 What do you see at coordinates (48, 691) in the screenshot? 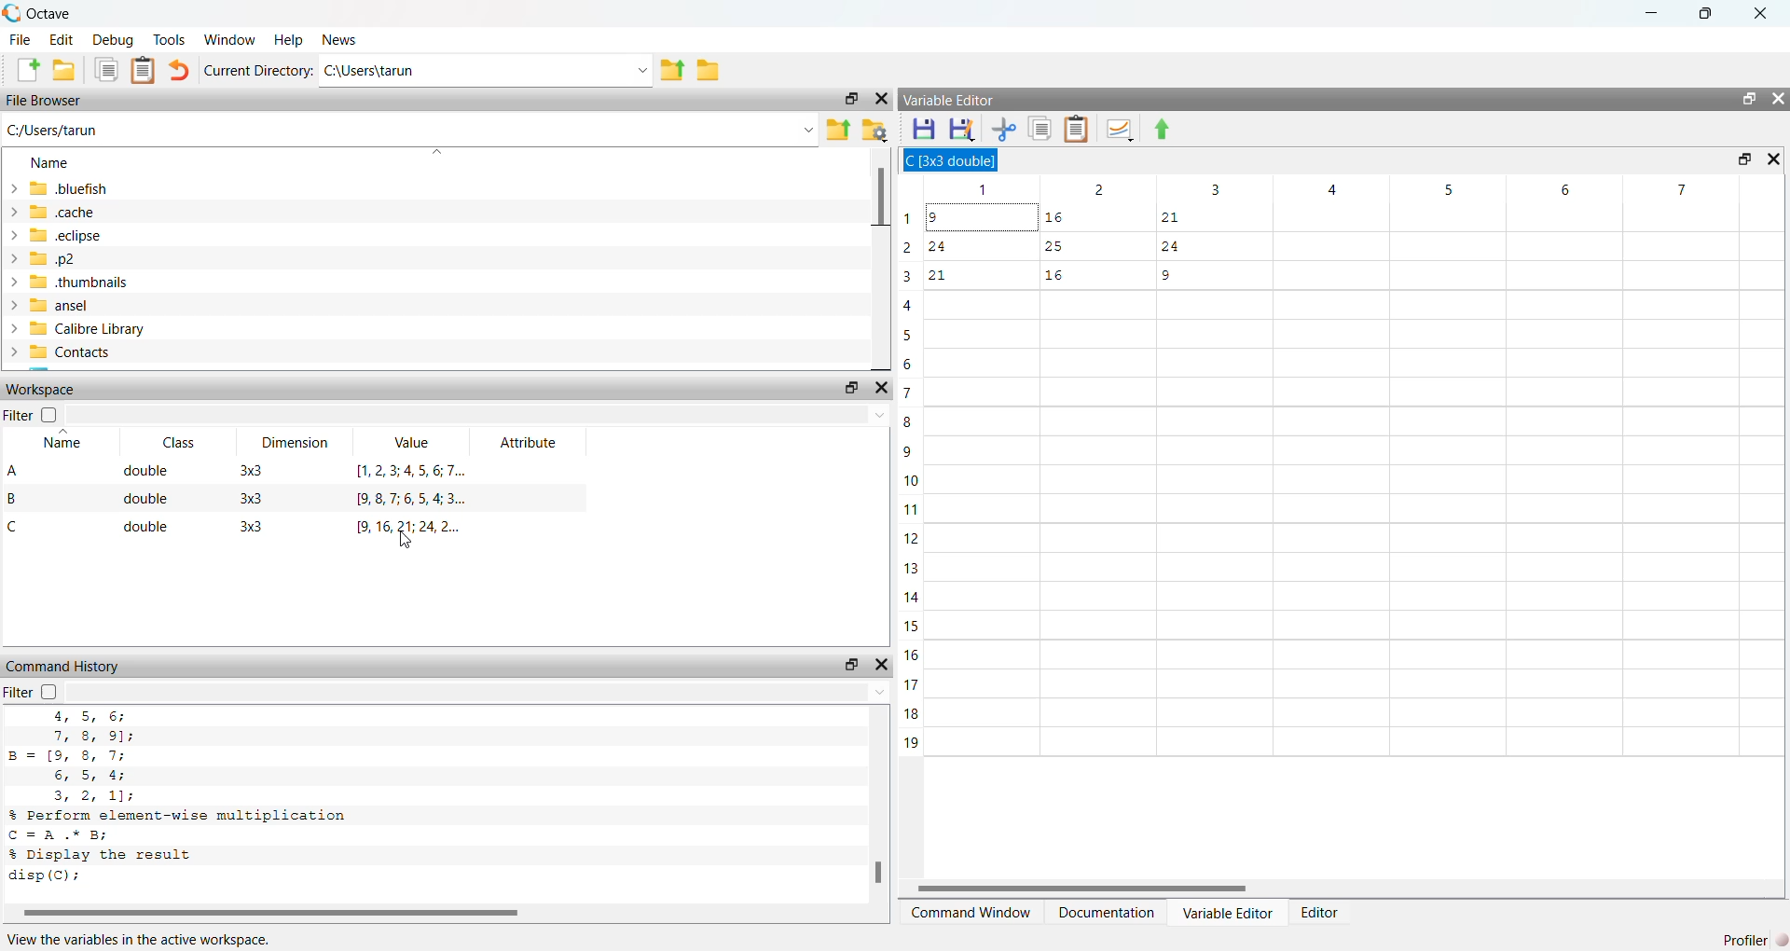
I see `Checkbox` at bounding box center [48, 691].